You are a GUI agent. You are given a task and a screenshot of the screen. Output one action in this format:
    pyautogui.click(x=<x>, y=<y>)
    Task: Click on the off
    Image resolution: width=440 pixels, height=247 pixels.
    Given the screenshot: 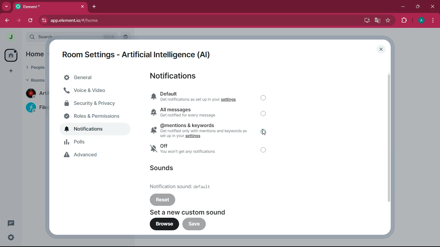 What is the action you would take?
    pyautogui.click(x=264, y=150)
    